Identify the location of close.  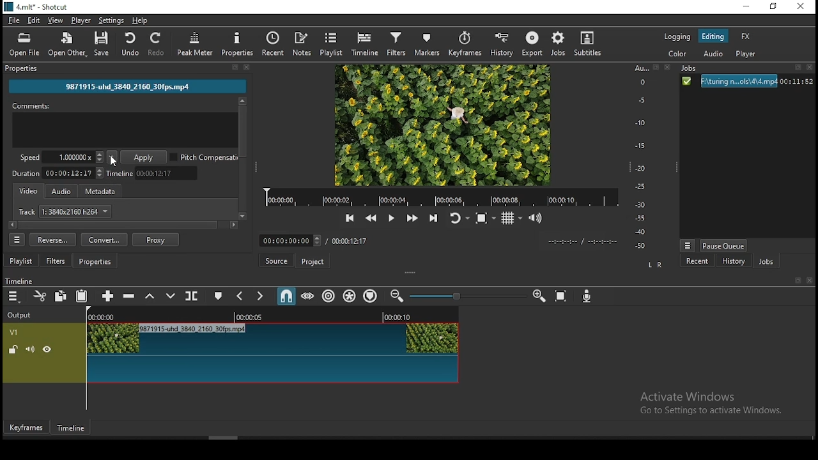
(810, 280).